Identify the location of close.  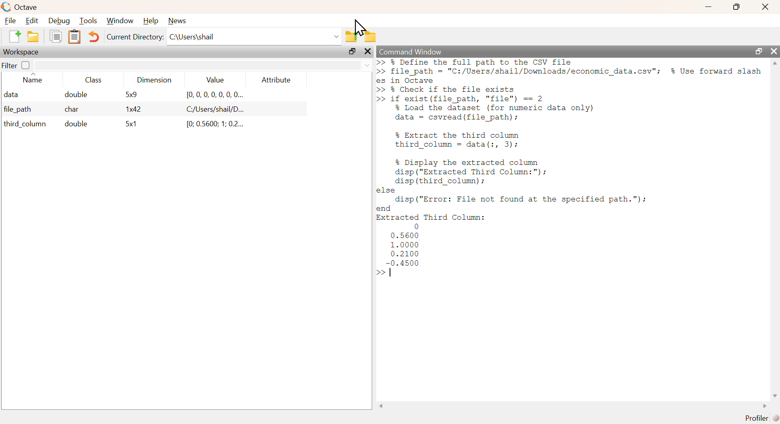
(775, 51).